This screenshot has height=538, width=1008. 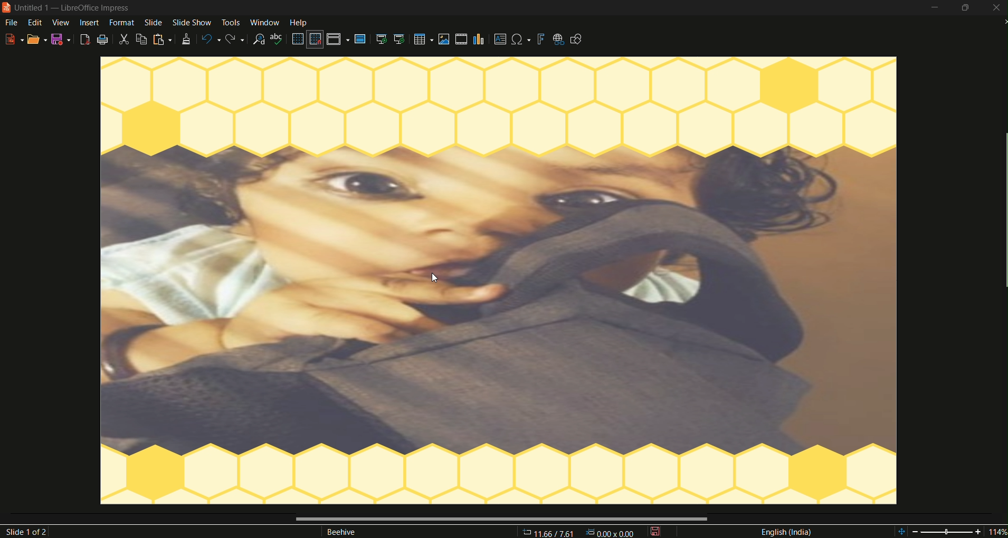 I want to click on 114%, so click(x=950, y=530).